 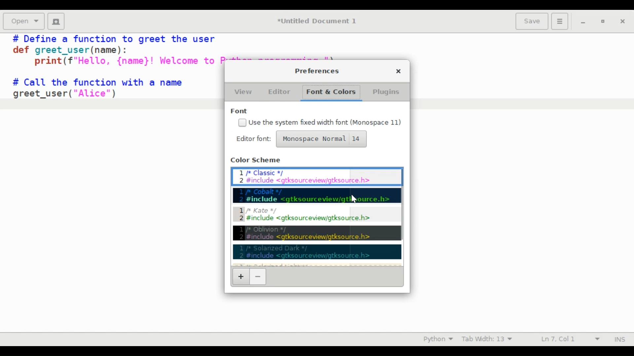 I want to click on Plugins, so click(x=385, y=92).